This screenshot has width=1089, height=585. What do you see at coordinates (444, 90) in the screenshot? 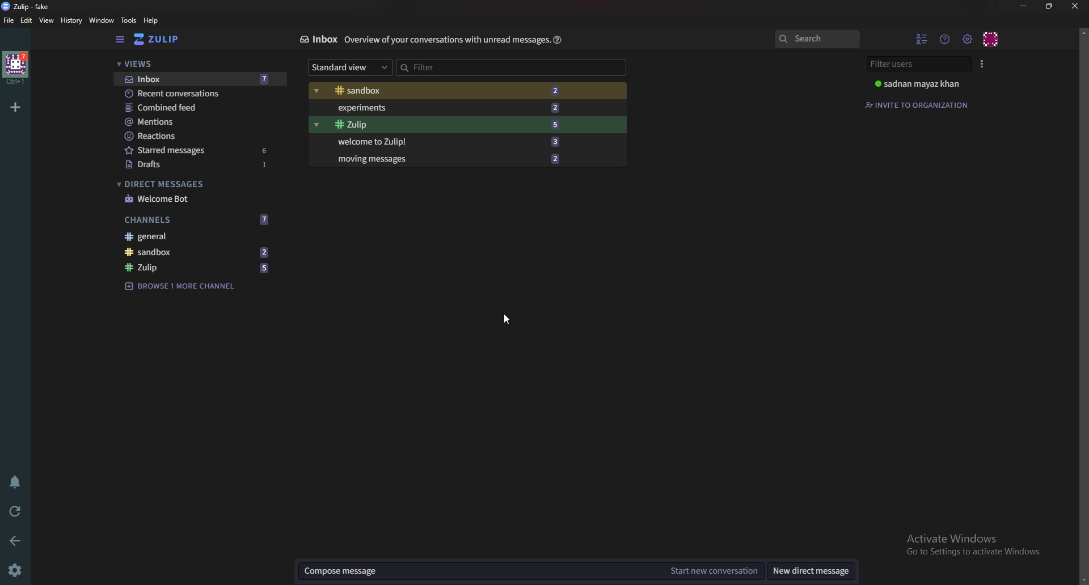
I see `Sandbox 2` at bounding box center [444, 90].